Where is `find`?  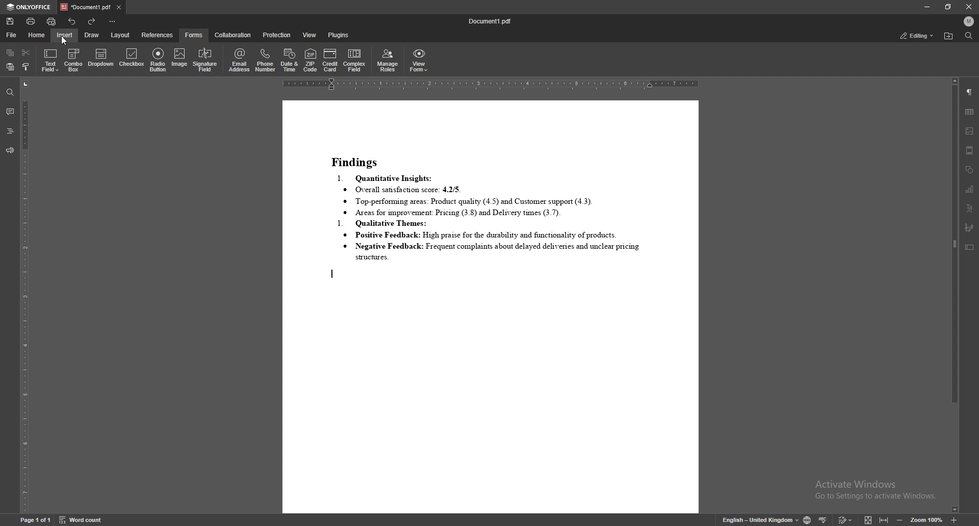
find is located at coordinates (9, 92).